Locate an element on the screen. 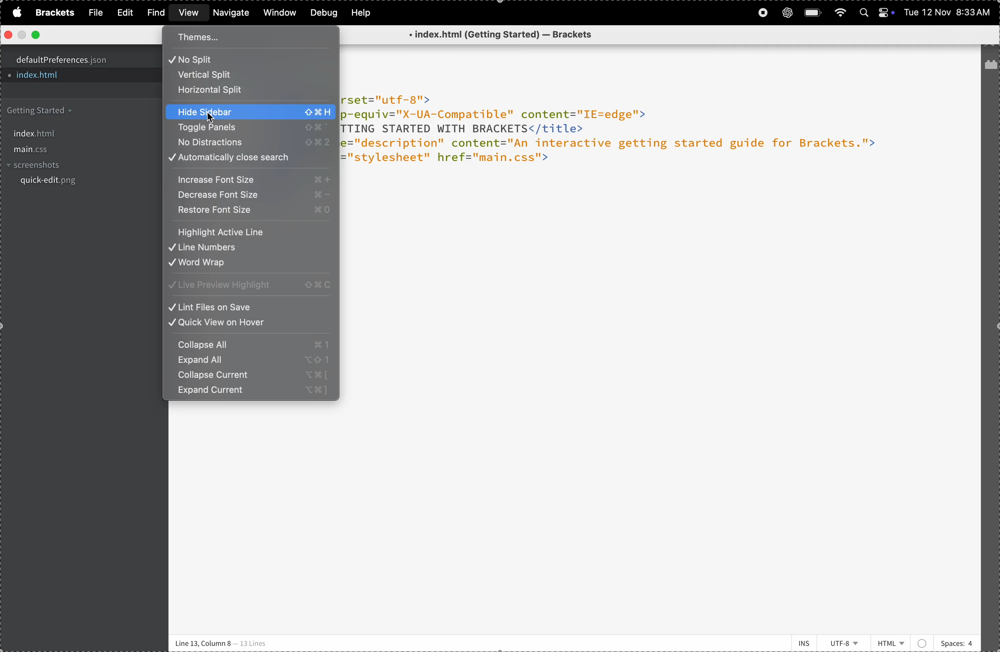  horizontal split is located at coordinates (243, 90).